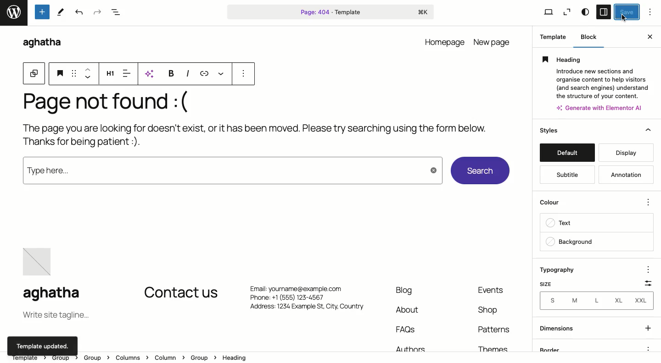 The height and width of the screenshot is (363, 661). What do you see at coordinates (43, 345) in the screenshot?
I see `Template customized and updated` at bounding box center [43, 345].